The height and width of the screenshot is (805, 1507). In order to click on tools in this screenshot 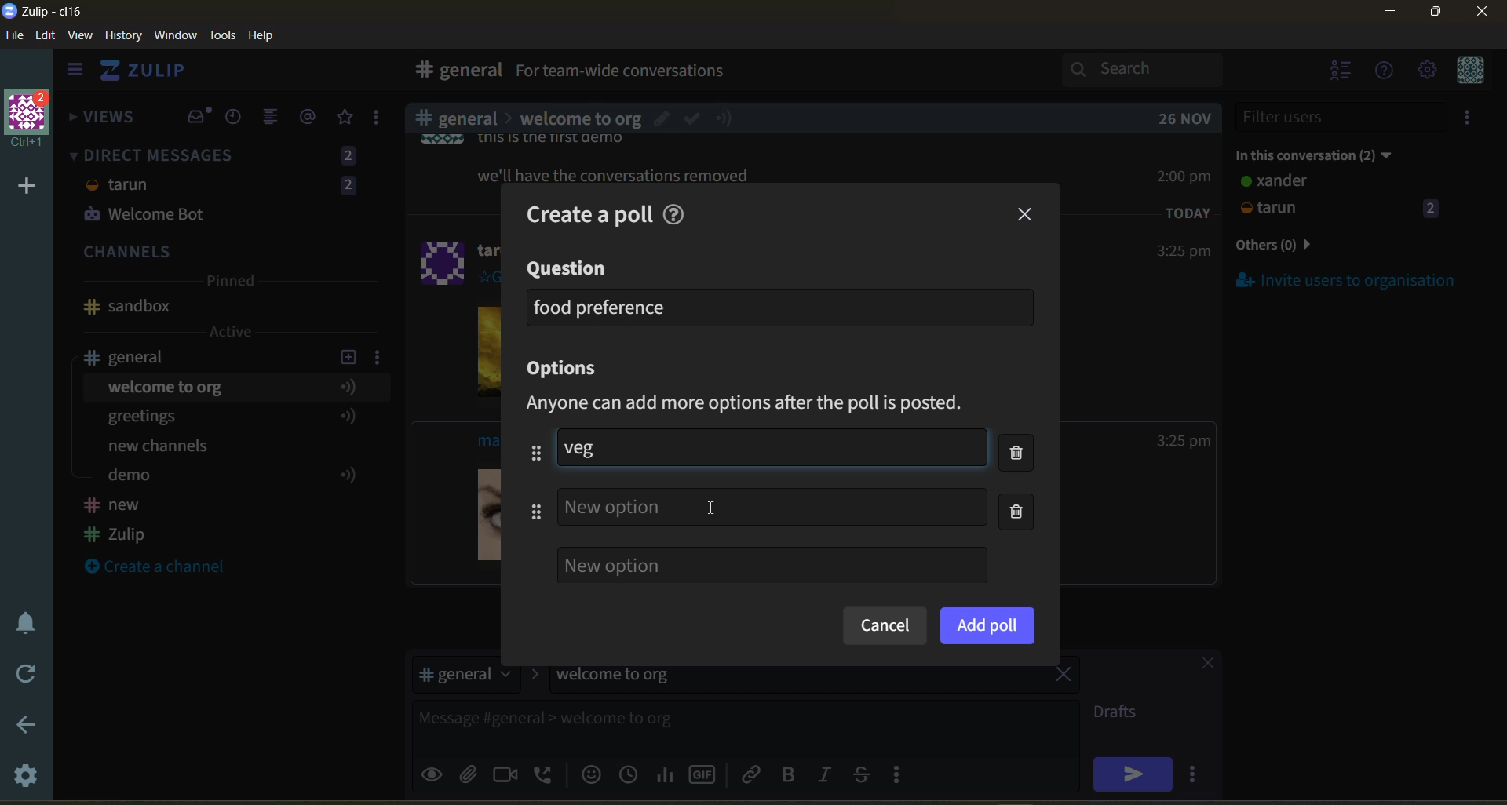, I will do `click(225, 34)`.